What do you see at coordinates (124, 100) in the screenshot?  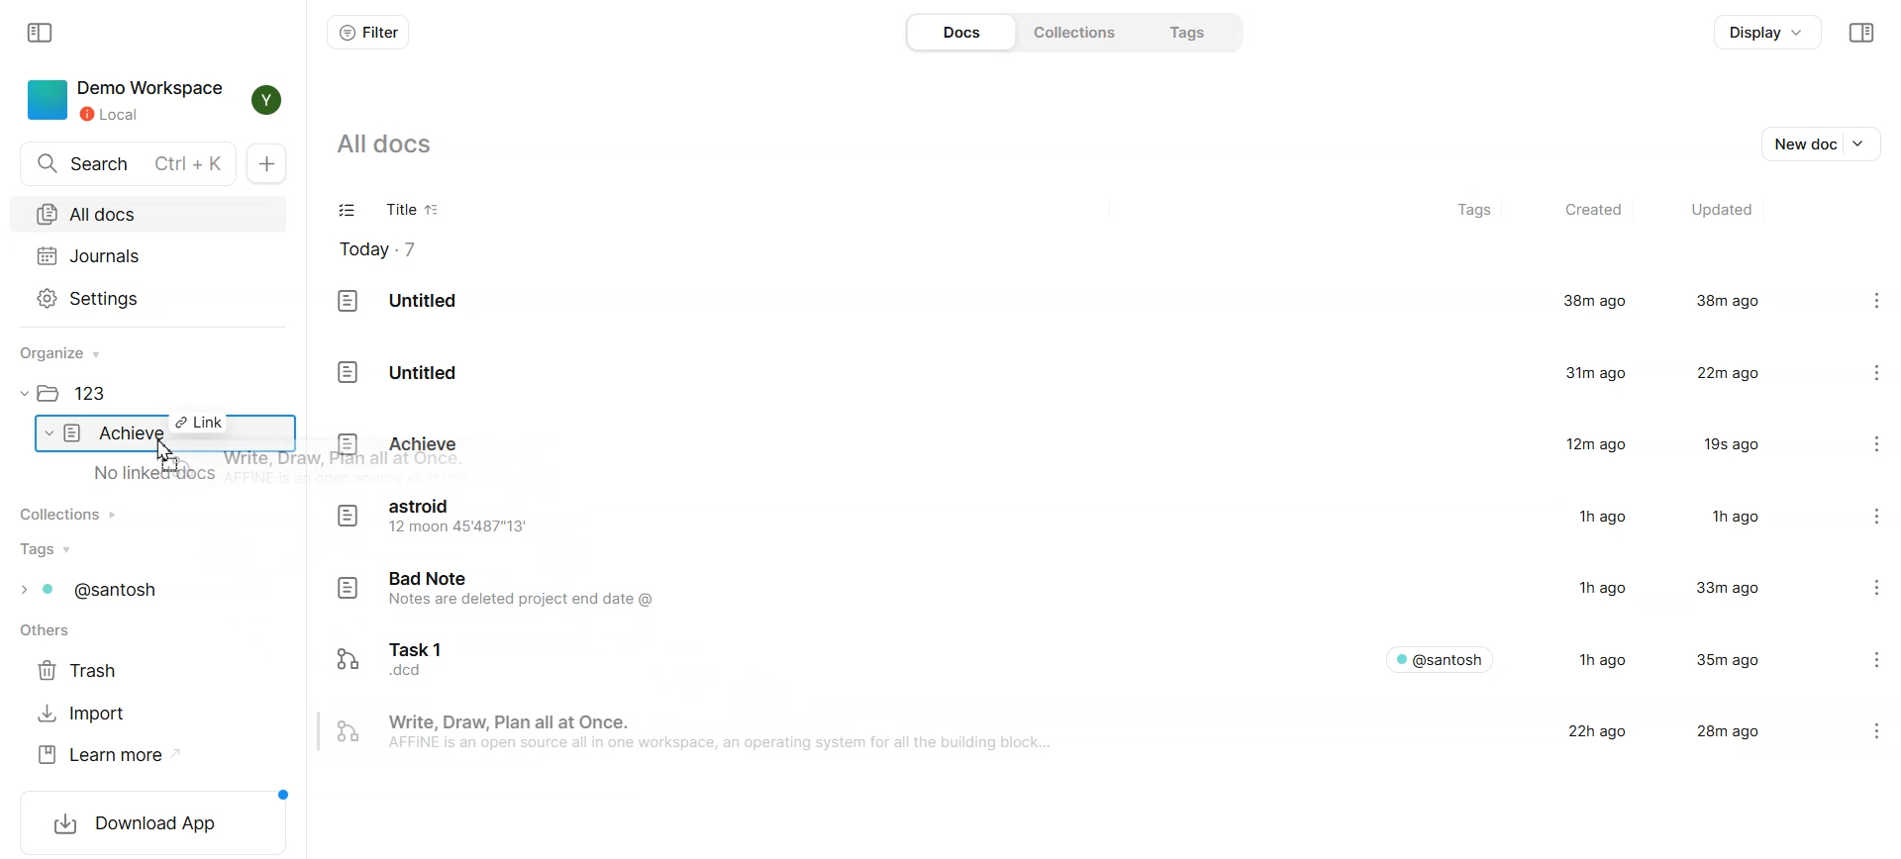 I see `Demo workspace` at bounding box center [124, 100].